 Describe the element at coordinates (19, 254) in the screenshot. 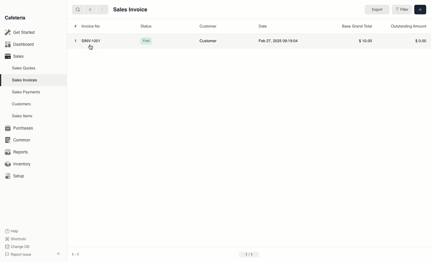

I see `Report Issue` at that location.